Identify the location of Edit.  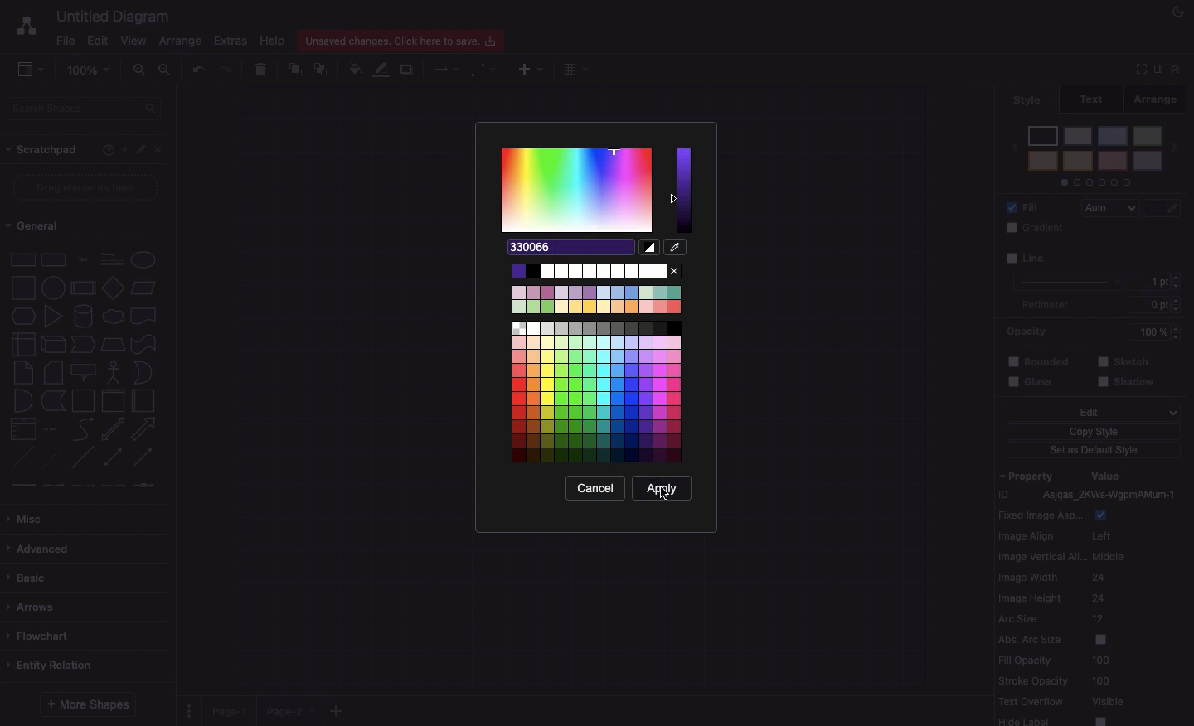
(97, 40).